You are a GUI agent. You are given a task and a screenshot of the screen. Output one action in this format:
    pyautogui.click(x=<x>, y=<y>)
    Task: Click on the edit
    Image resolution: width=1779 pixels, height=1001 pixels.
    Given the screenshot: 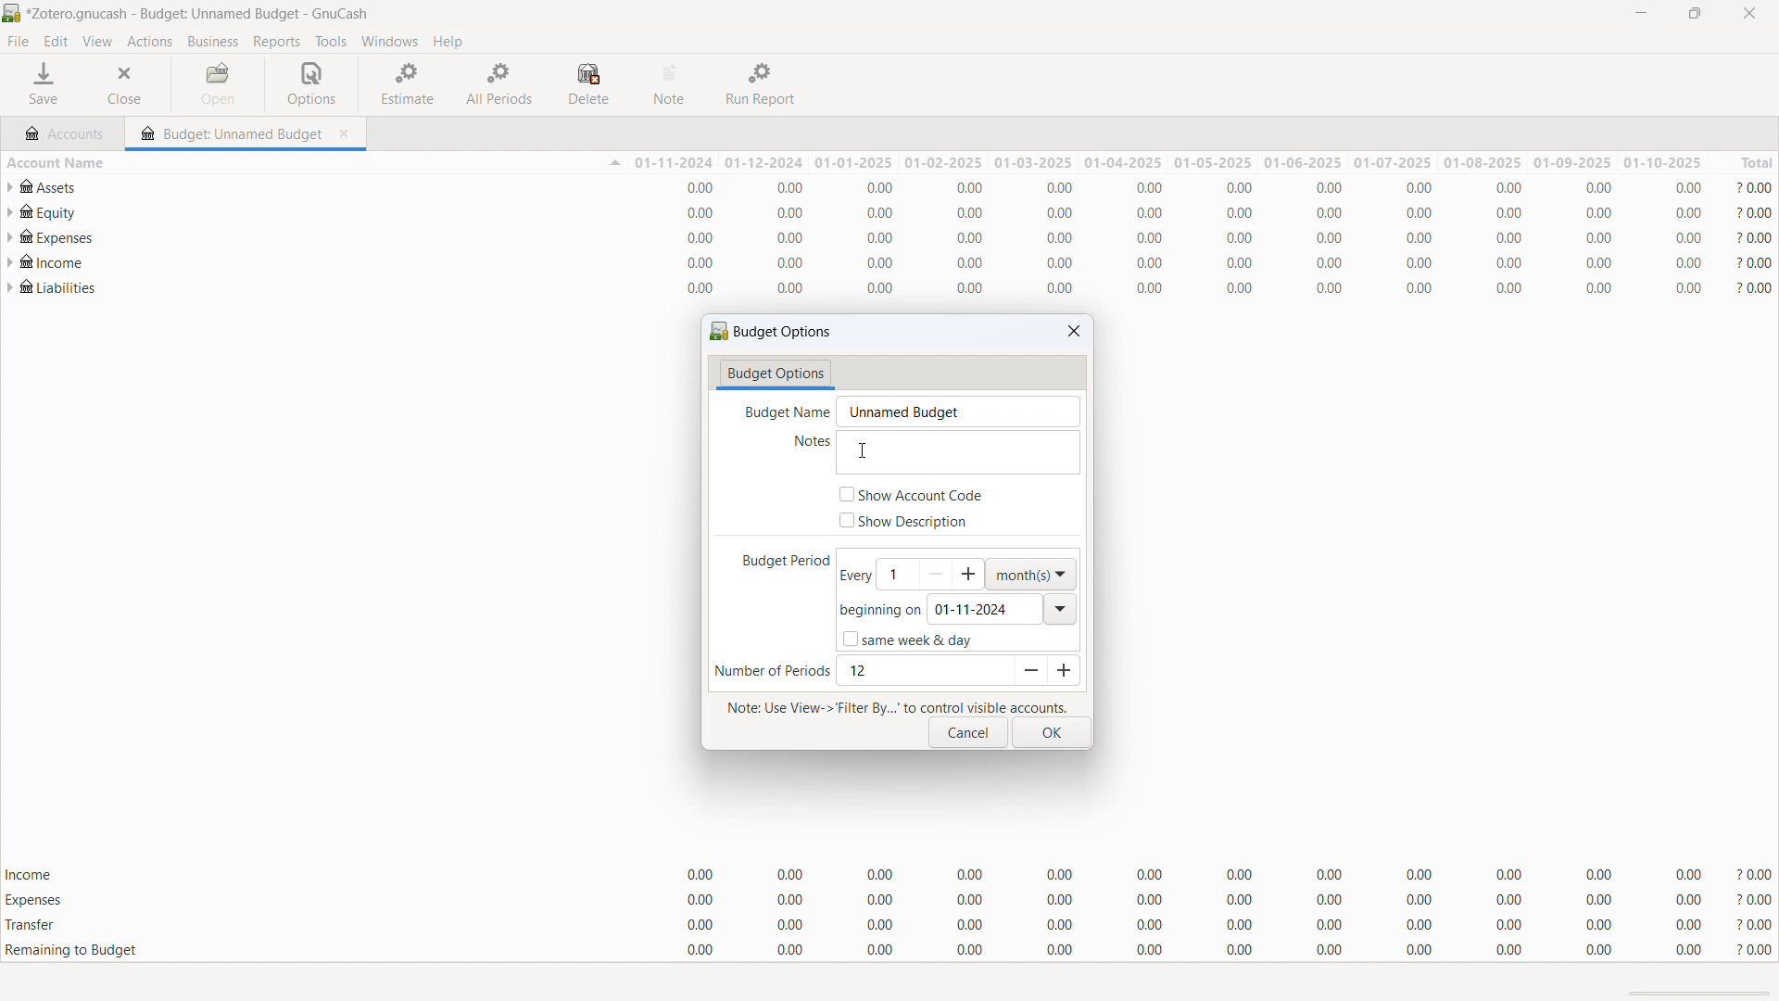 What is the action you would take?
    pyautogui.click(x=57, y=42)
    